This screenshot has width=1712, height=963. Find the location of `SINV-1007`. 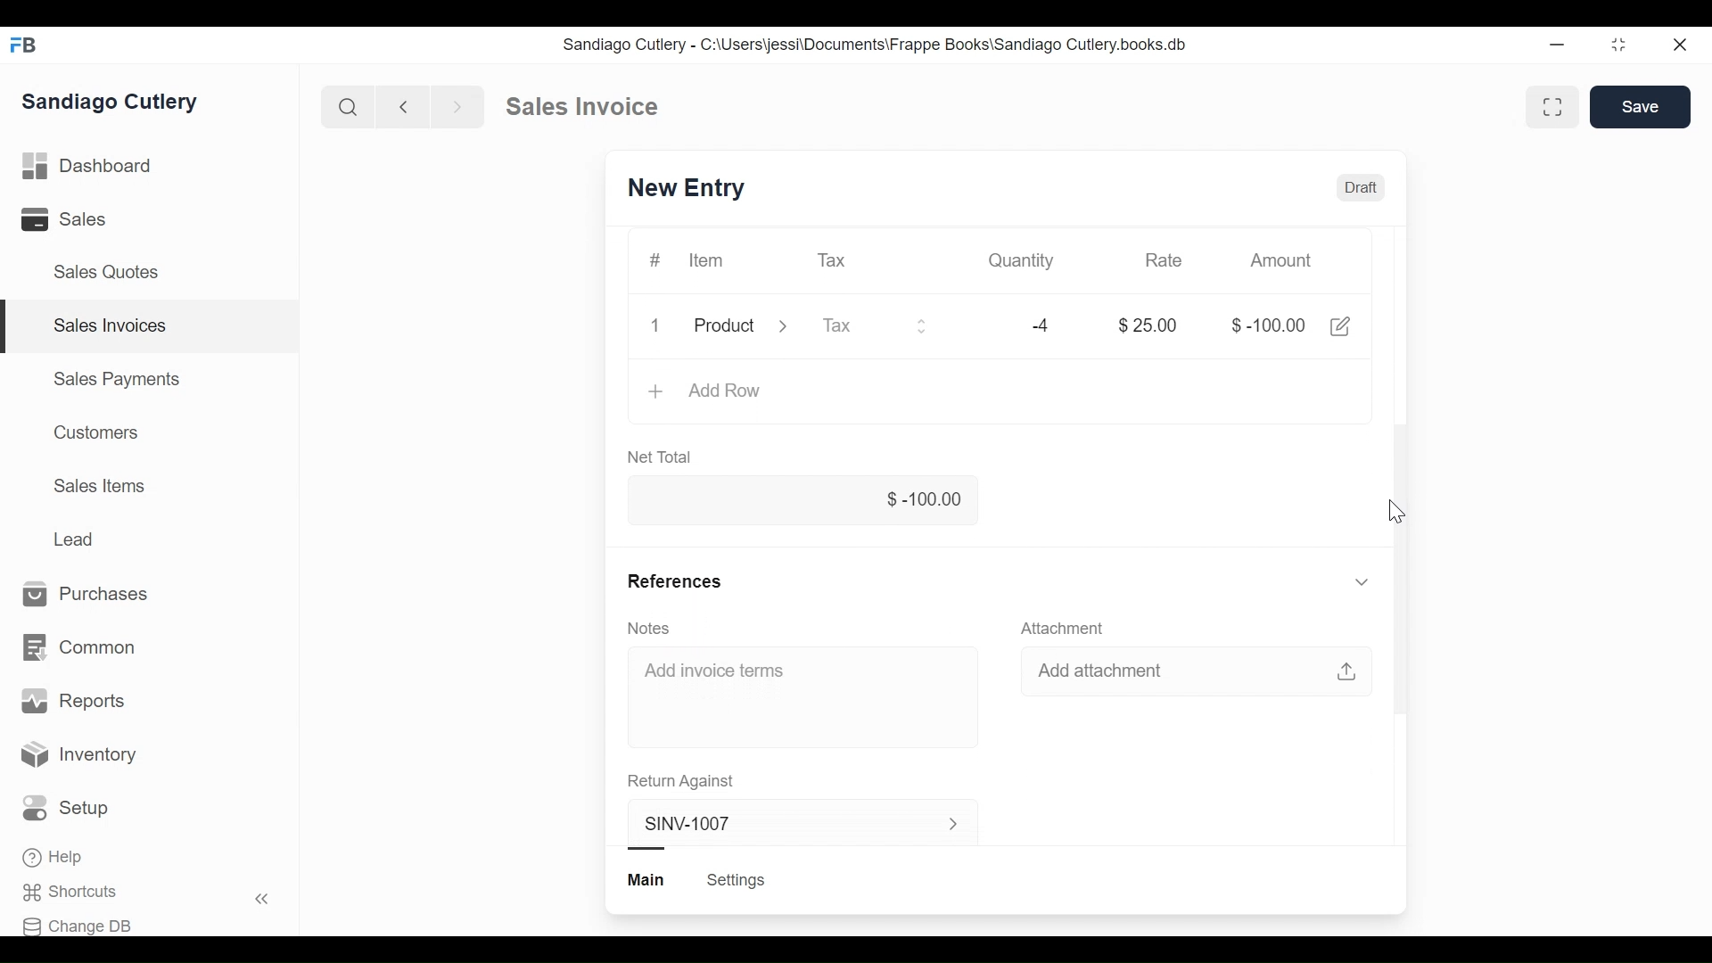

SINV-1007 is located at coordinates (793, 824).